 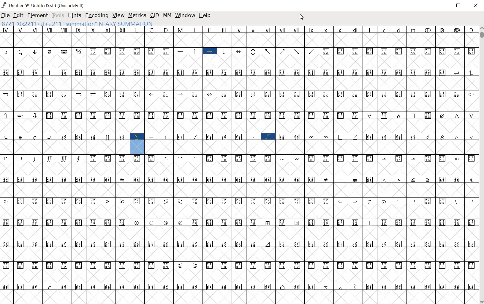 What do you see at coordinates (239, 40) in the screenshot?
I see `empty cells` at bounding box center [239, 40].